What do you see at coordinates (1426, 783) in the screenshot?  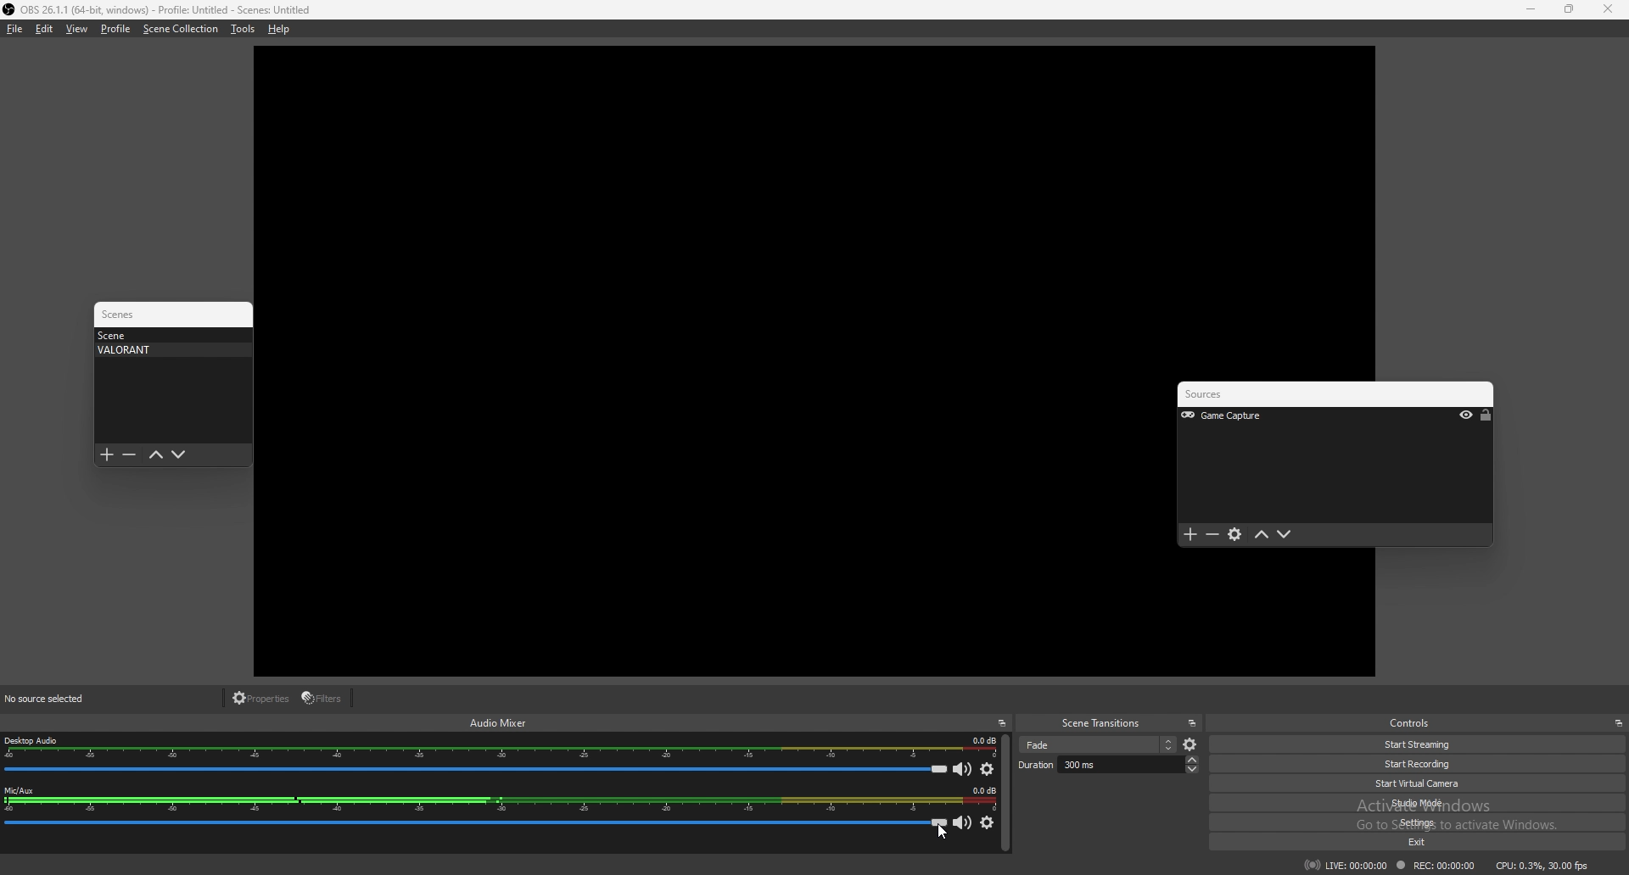 I see `start virtual camera` at bounding box center [1426, 783].